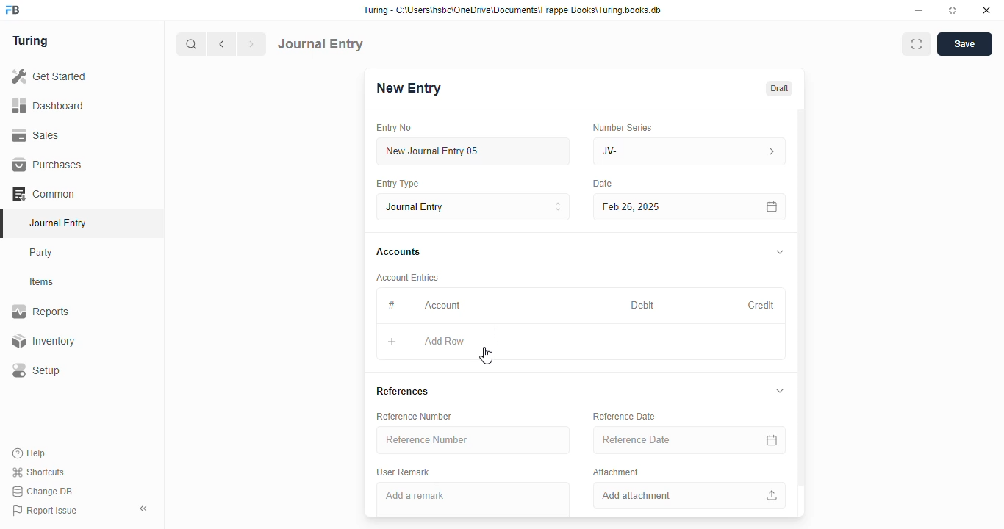 The width and height of the screenshot is (1004, 529). What do you see at coordinates (41, 312) in the screenshot?
I see `reports` at bounding box center [41, 312].